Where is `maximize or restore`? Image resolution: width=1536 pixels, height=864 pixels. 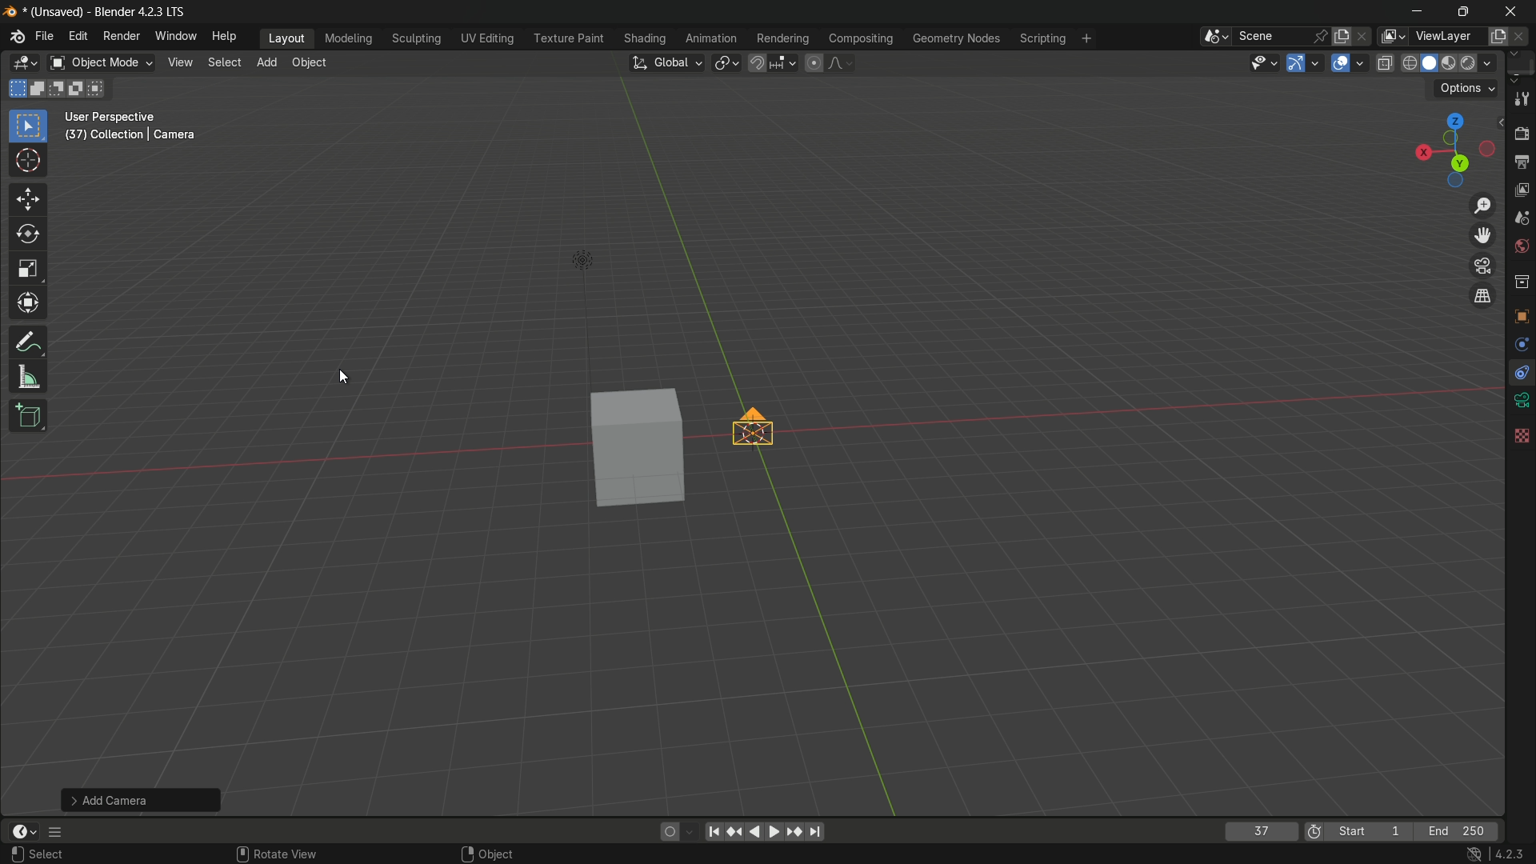
maximize or restore is located at coordinates (1462, 12).